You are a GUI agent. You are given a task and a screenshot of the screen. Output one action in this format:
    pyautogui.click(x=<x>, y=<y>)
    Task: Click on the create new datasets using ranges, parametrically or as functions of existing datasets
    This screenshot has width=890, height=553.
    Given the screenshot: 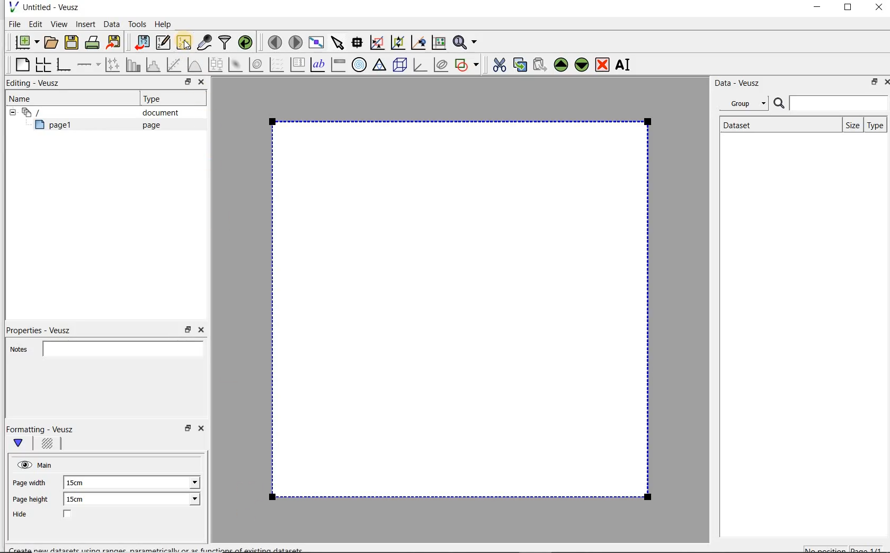 What is the action you would take?
    pyautogui.click(x=184, y=43)
    